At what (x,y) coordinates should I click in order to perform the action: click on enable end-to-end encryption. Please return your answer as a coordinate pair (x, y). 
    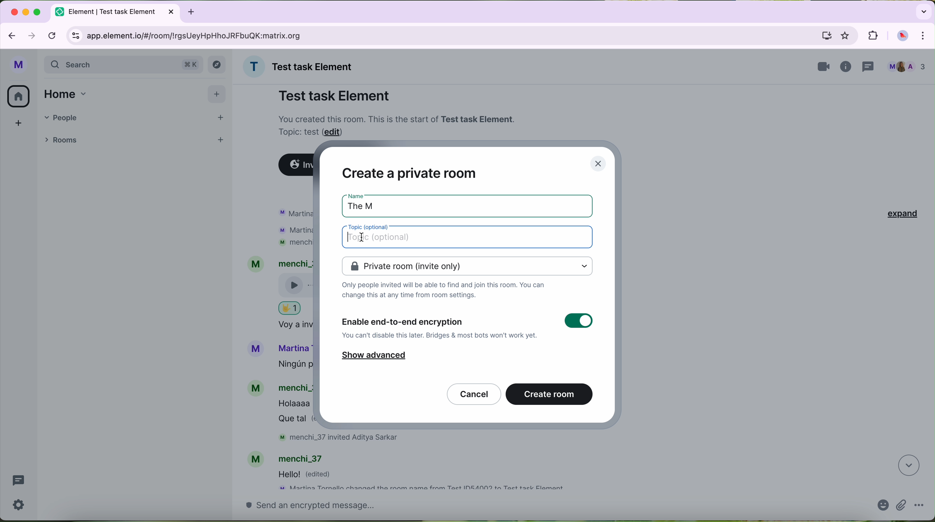
    Looking at the image, I should click on (441, 327).